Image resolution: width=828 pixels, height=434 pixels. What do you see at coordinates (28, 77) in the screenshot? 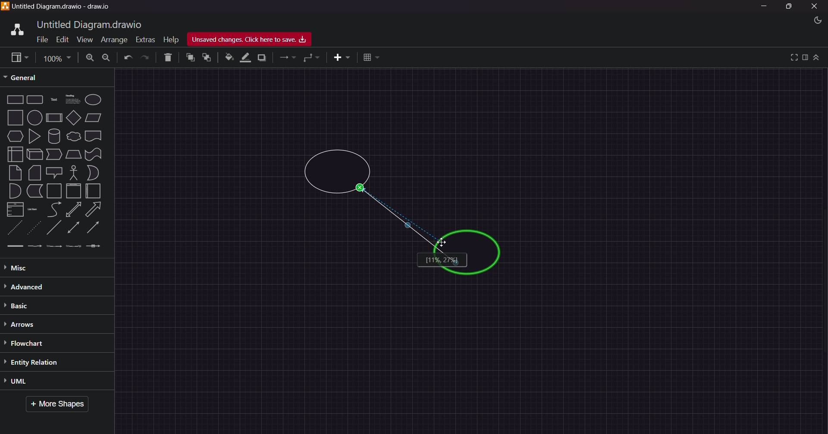
I see `General` at bounding box center [28, 77].